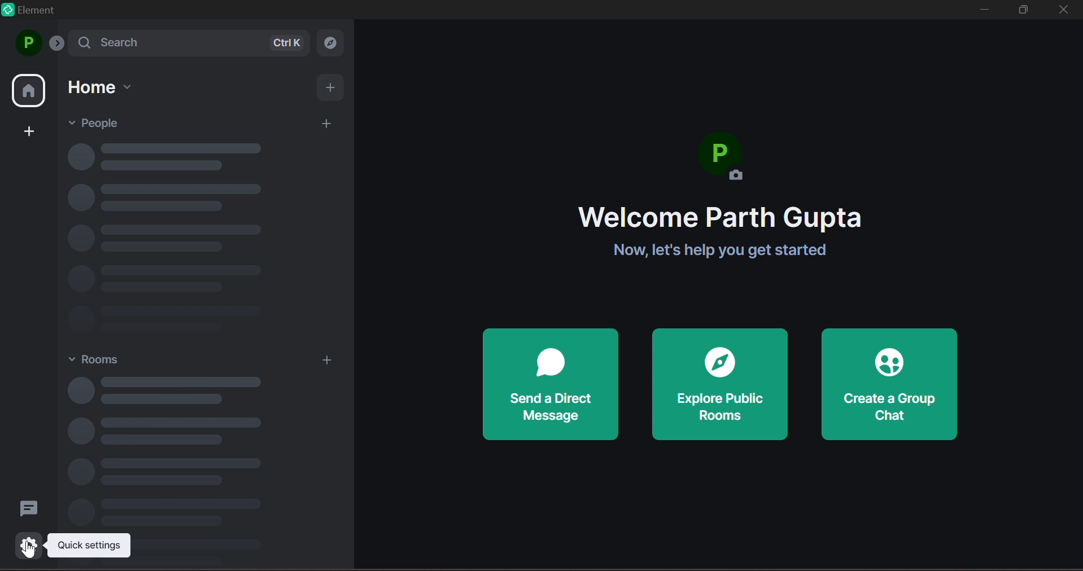  I want to click on home, so click(30, 92).